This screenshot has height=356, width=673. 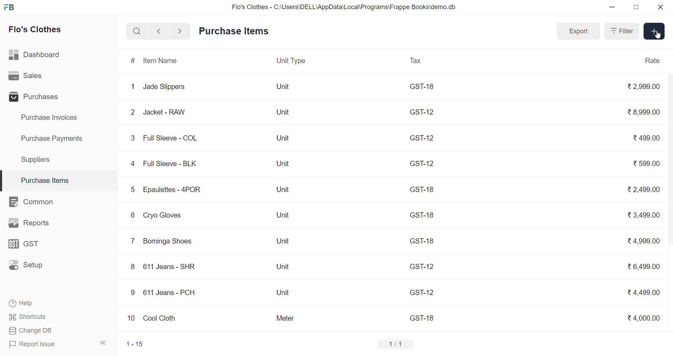 I want to click on Unit, so click(x=284, y=111).